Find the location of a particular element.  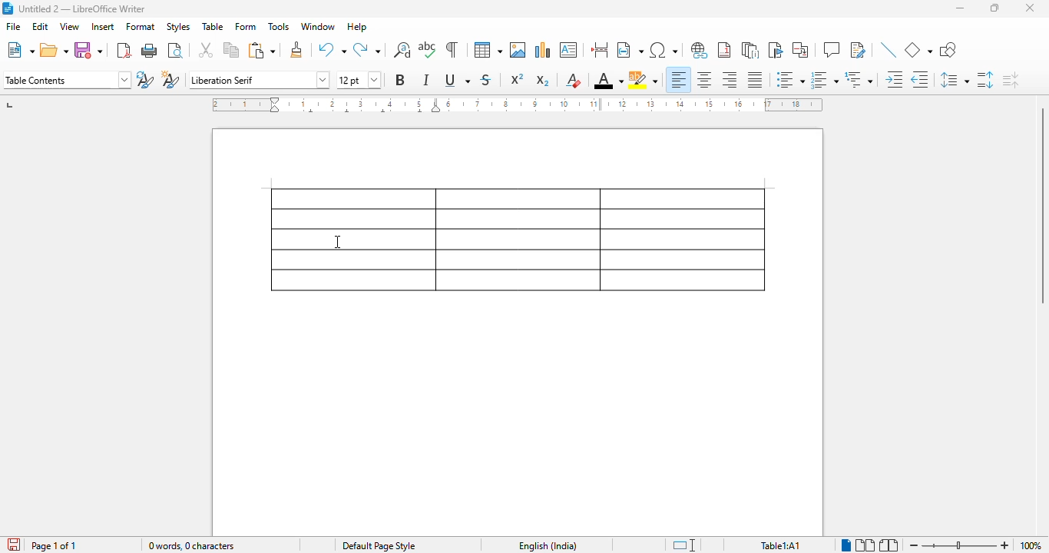

book view is located at coordinates (889, 545).